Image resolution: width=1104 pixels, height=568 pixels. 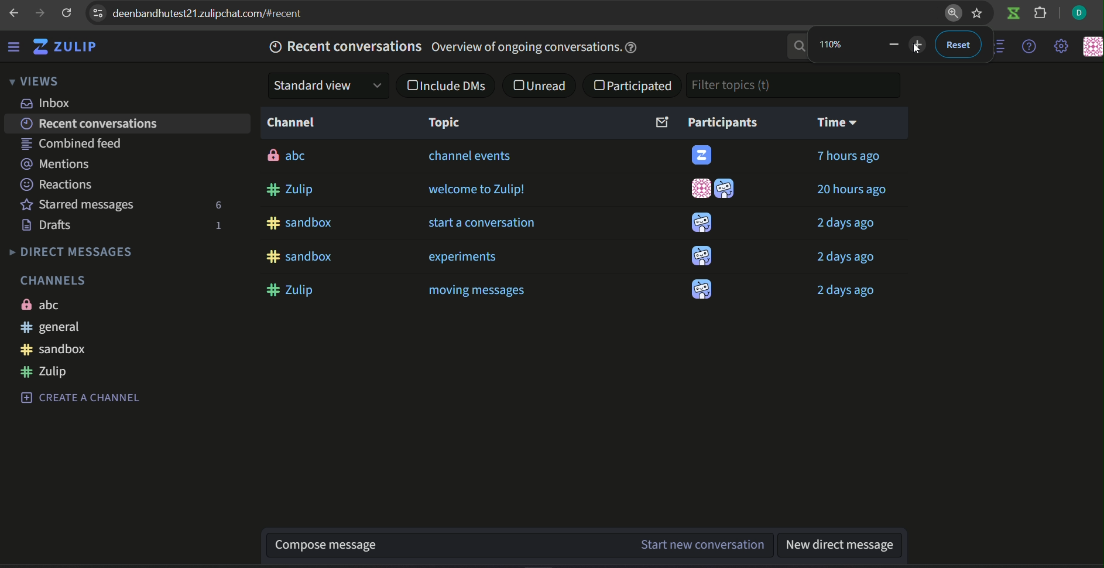 I want to click on icon, so click(x=702, y=291).